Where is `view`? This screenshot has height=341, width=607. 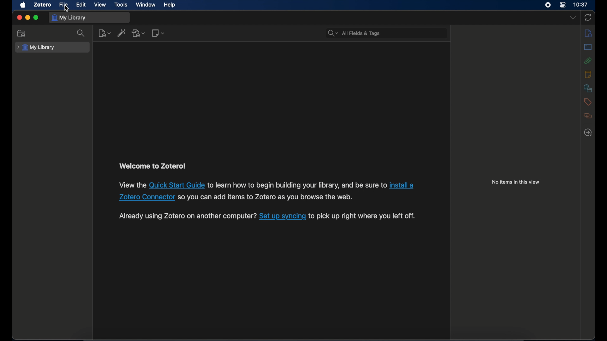
view is located at coordinates (101, 5).